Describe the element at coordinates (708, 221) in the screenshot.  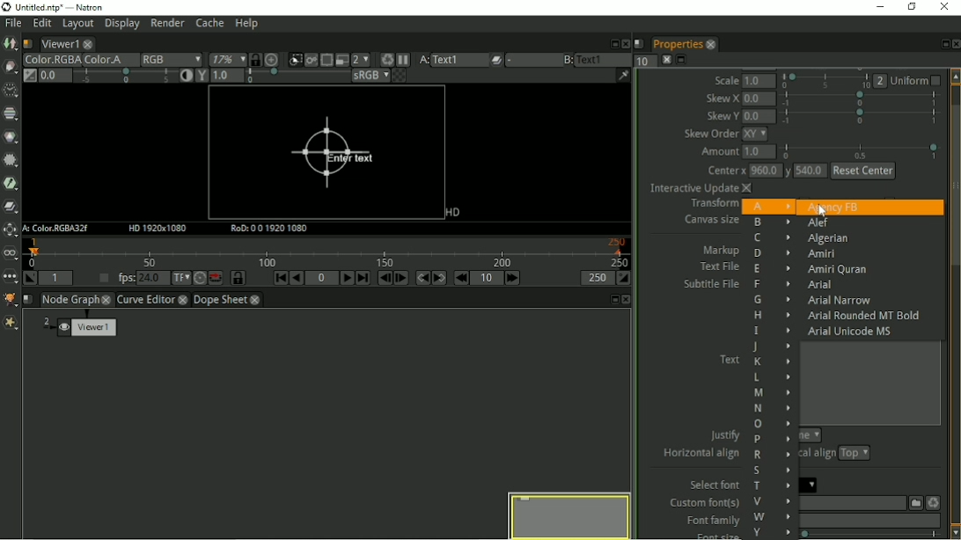
I see `Canvas size` at that location.